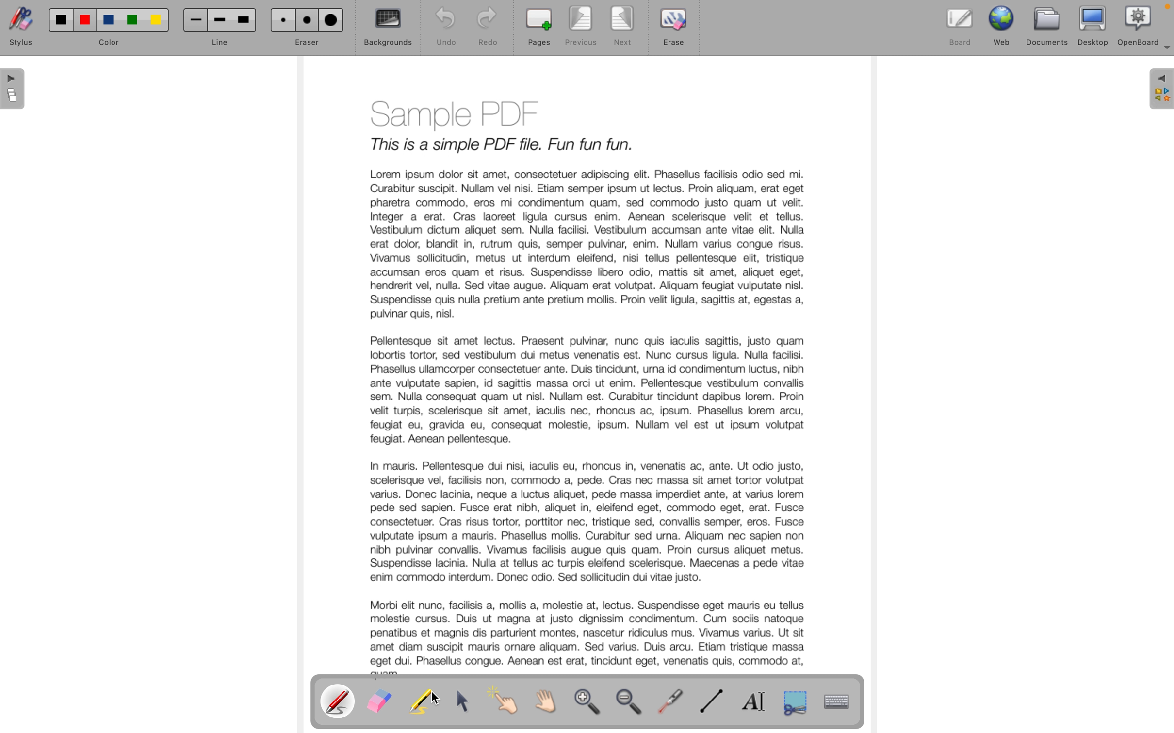 The height and width of the screenshot is (733, 1174). Describe the element at coordinates (104, 30) in the screenshot. I see `color` at that location.